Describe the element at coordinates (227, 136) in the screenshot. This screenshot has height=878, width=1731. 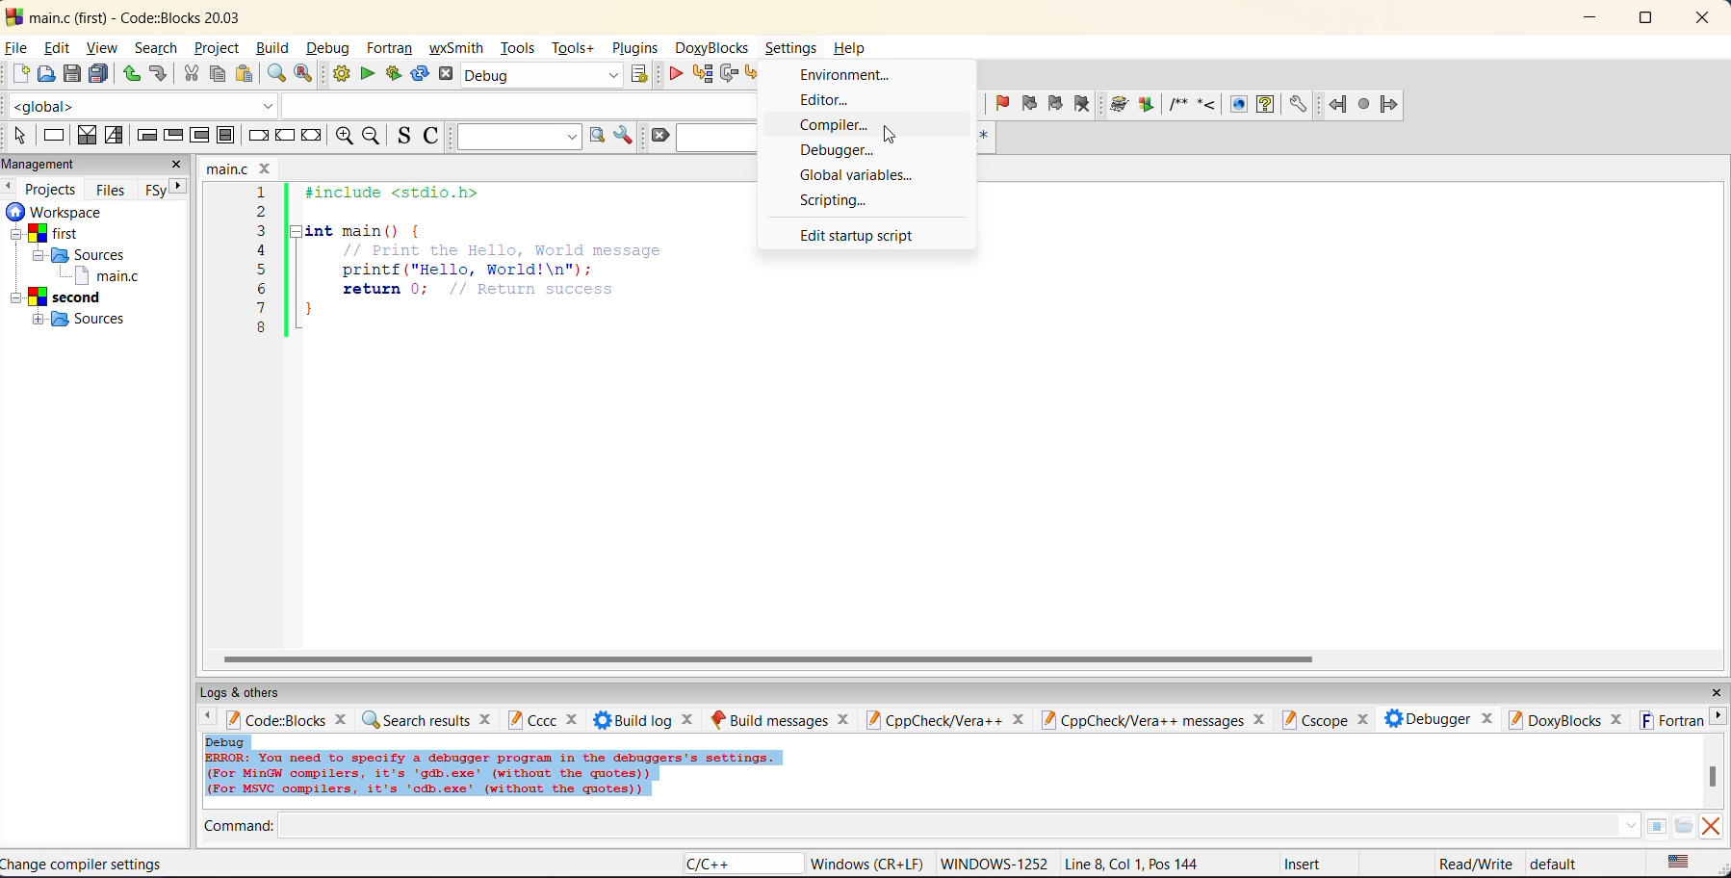
I see `block instruction` at that location.